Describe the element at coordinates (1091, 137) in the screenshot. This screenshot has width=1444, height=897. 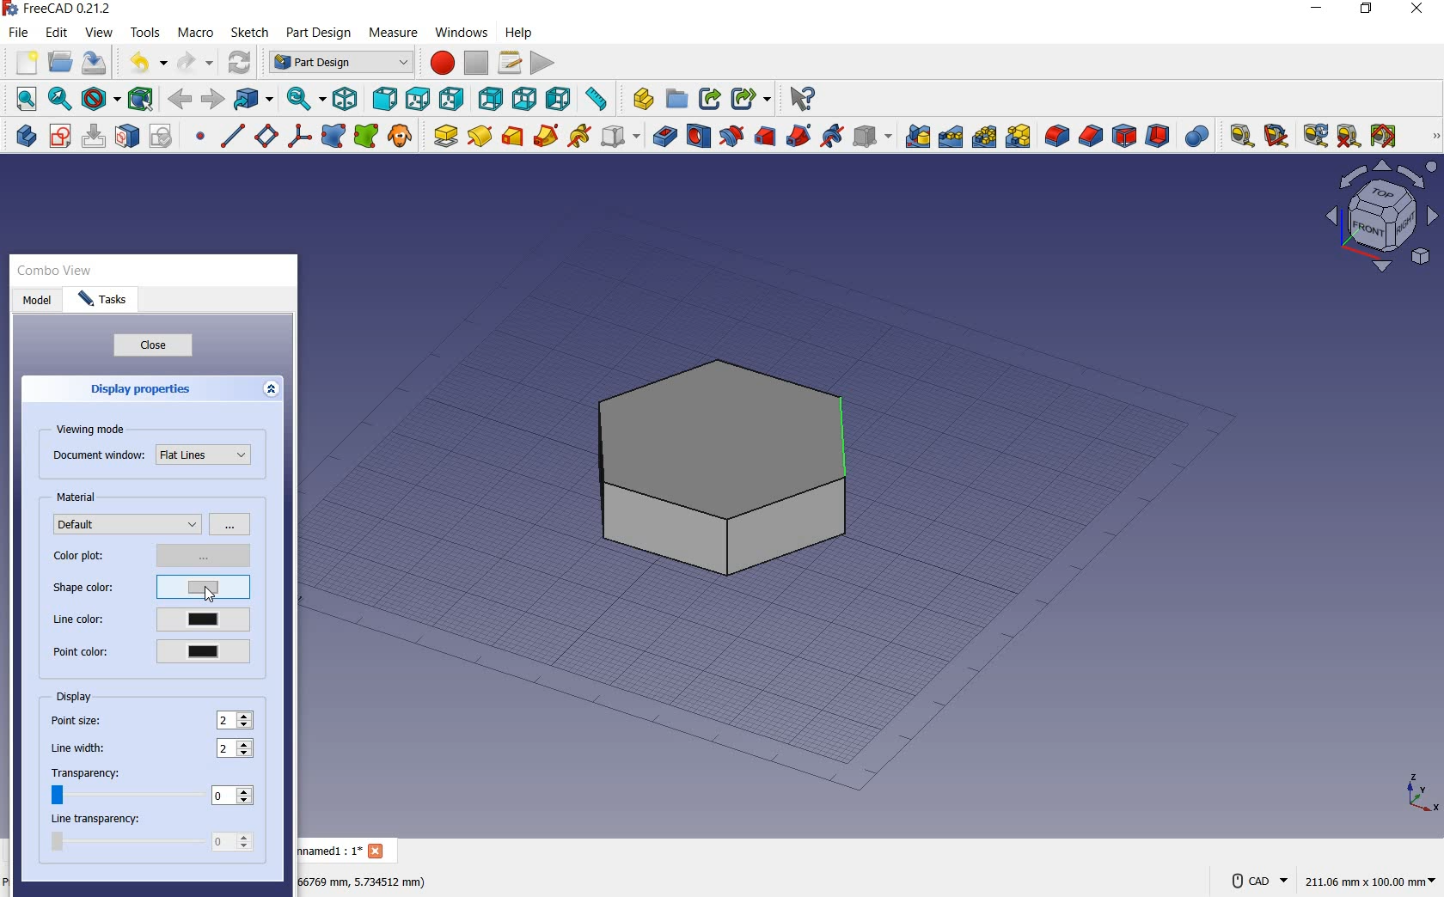
I see `chamfer` at that location.